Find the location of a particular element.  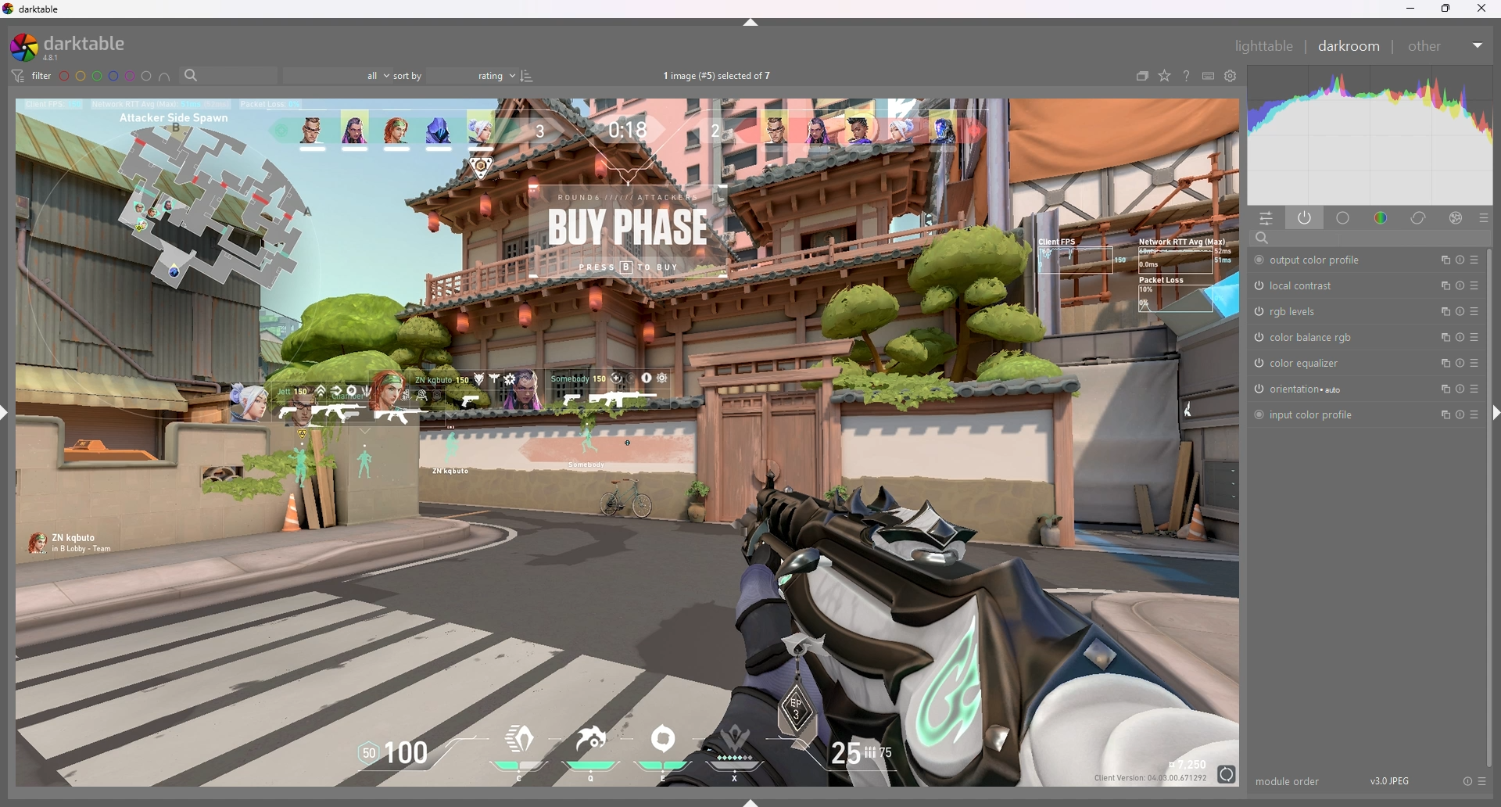

presets is located at coordinates (1474, 311).